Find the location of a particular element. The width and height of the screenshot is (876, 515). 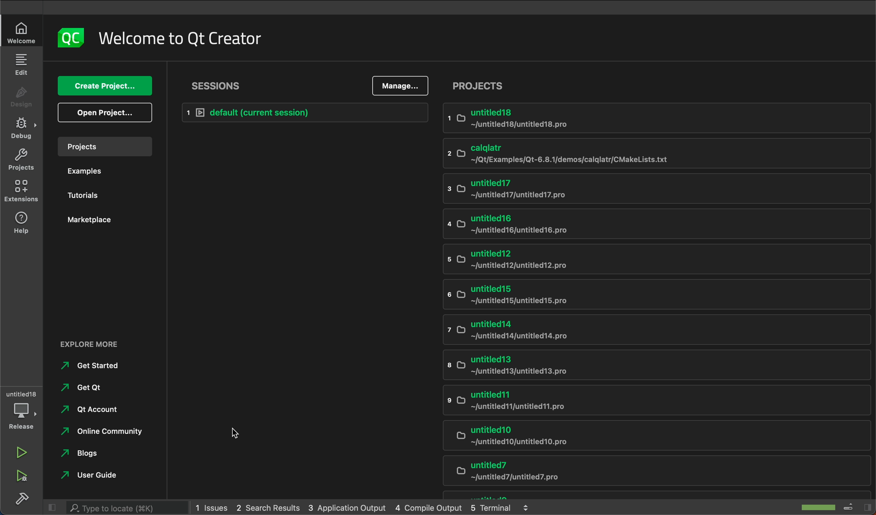

sessions is located at coordinates (218, 85).